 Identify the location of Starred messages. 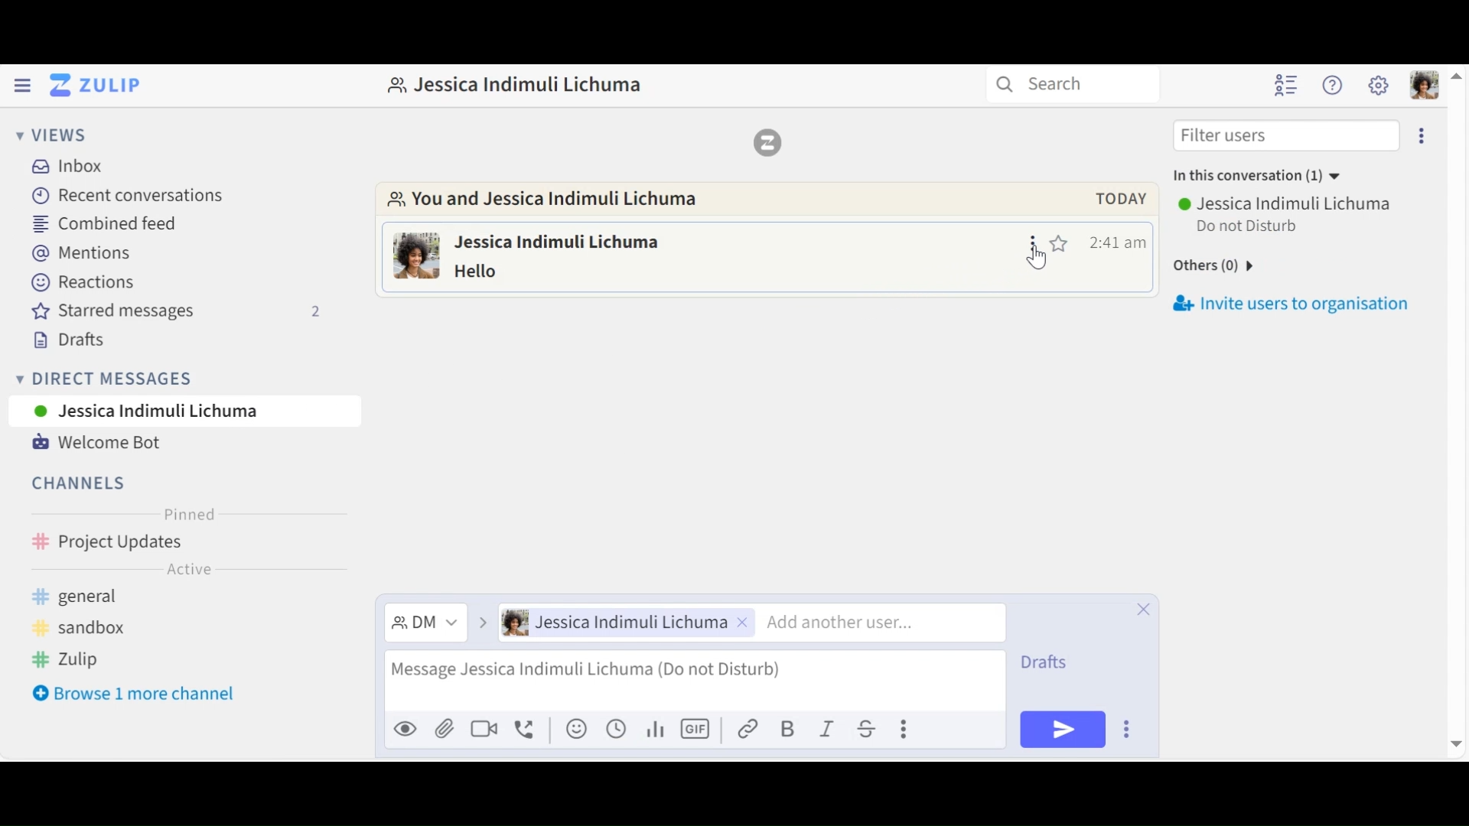
(178, 311).